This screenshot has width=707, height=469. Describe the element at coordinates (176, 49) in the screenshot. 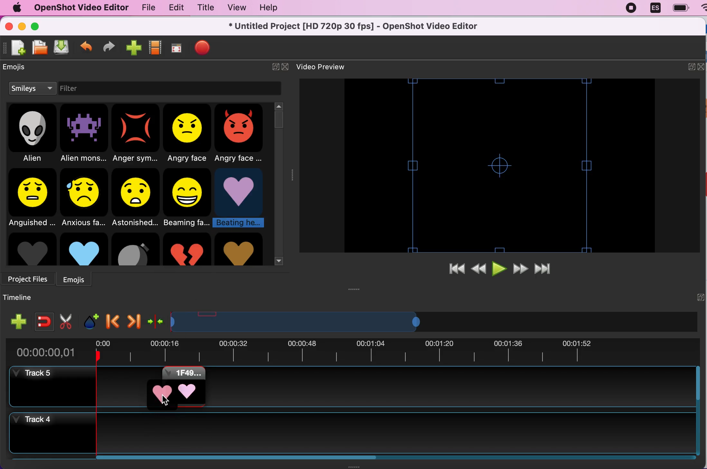

I see `full screen` at that location.